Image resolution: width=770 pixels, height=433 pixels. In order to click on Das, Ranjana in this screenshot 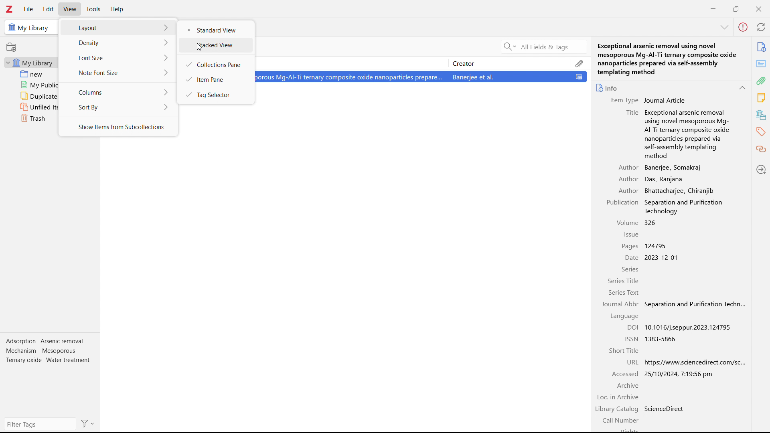, I will do `click(664, 179)`.